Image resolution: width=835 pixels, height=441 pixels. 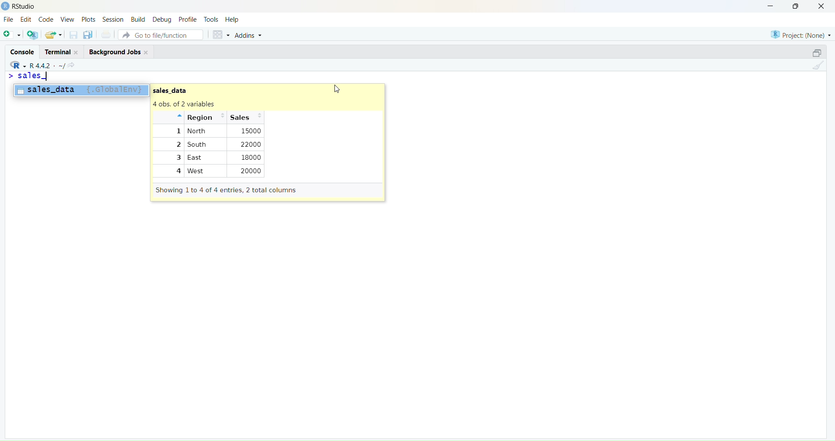 I want to click on tools, so click(x=211, y=19).